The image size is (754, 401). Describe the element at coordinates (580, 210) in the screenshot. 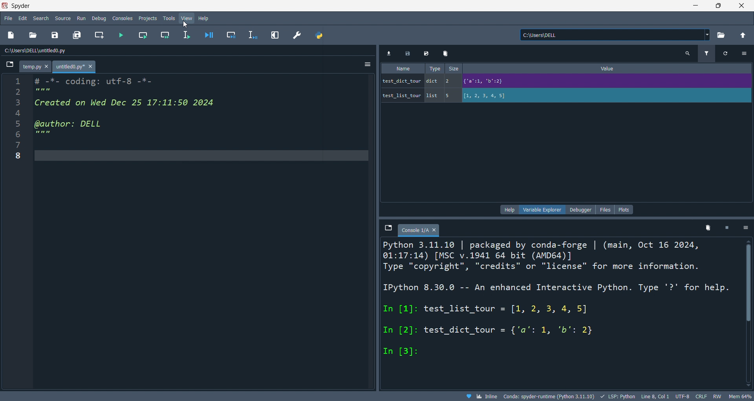

I see `debugger` at that location.